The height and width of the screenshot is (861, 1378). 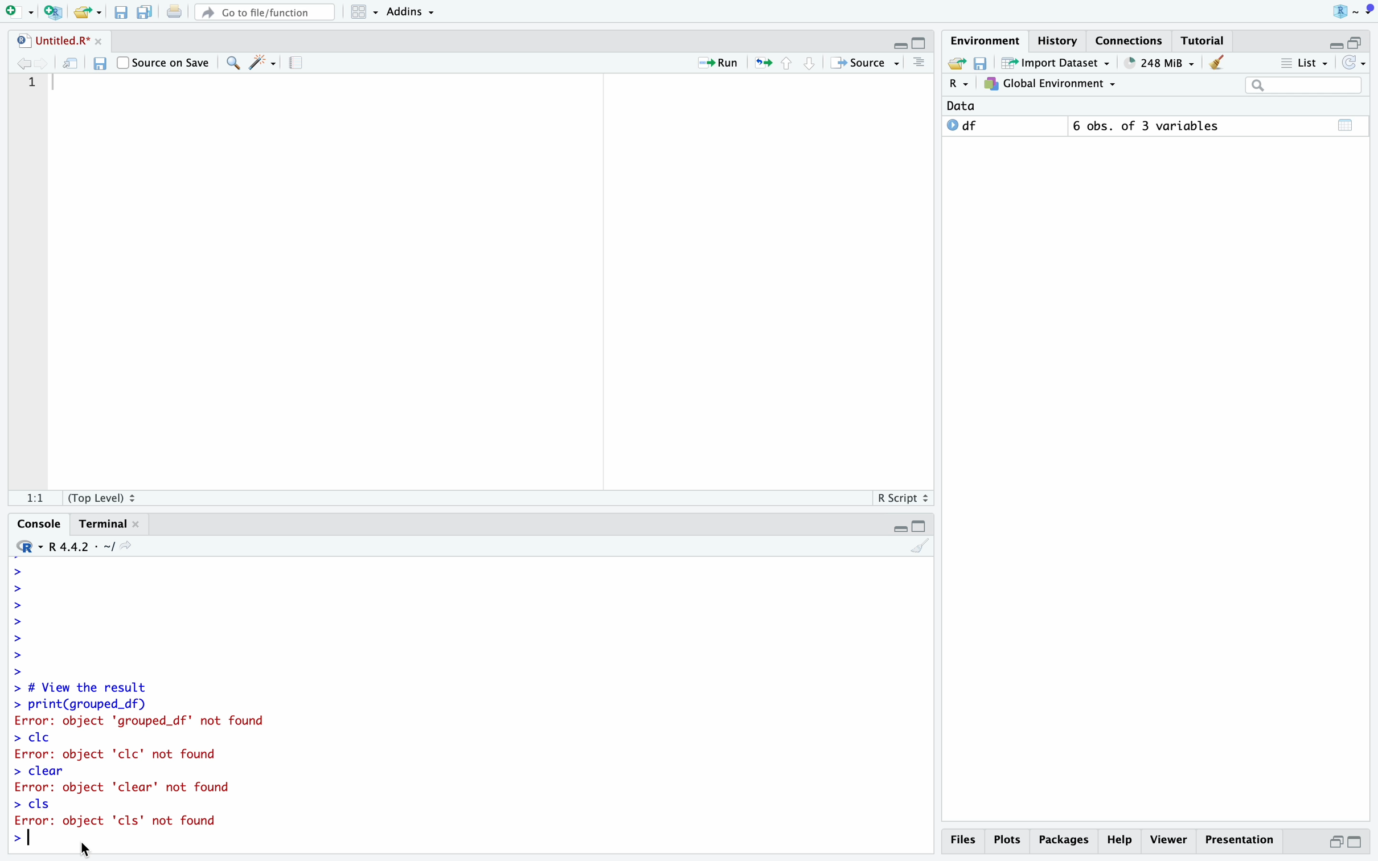 What do you see at coordinates (469, 705) in the screenshot?
I see `> # View the result

> print(grouped_df)

Error: object 'grouped_df' not found
> cle

Error: object 'clc' not found

> clear

Error: object 'clear' not found

> cls

Error: object 'cls' not found` at bounding box center [469, 705].